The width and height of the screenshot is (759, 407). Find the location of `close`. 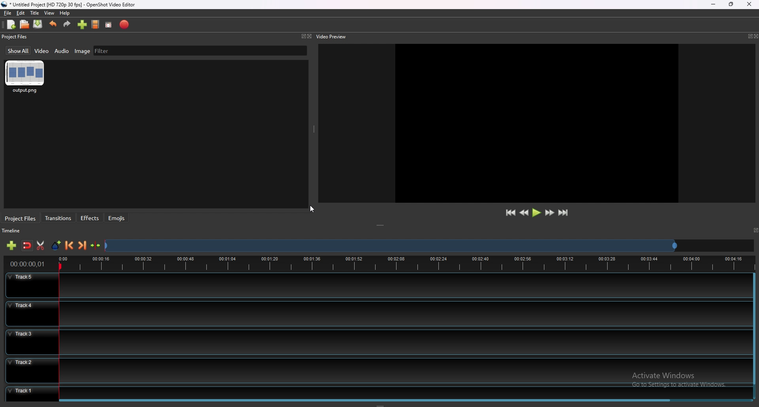

close is located at coordinates (310, 36).